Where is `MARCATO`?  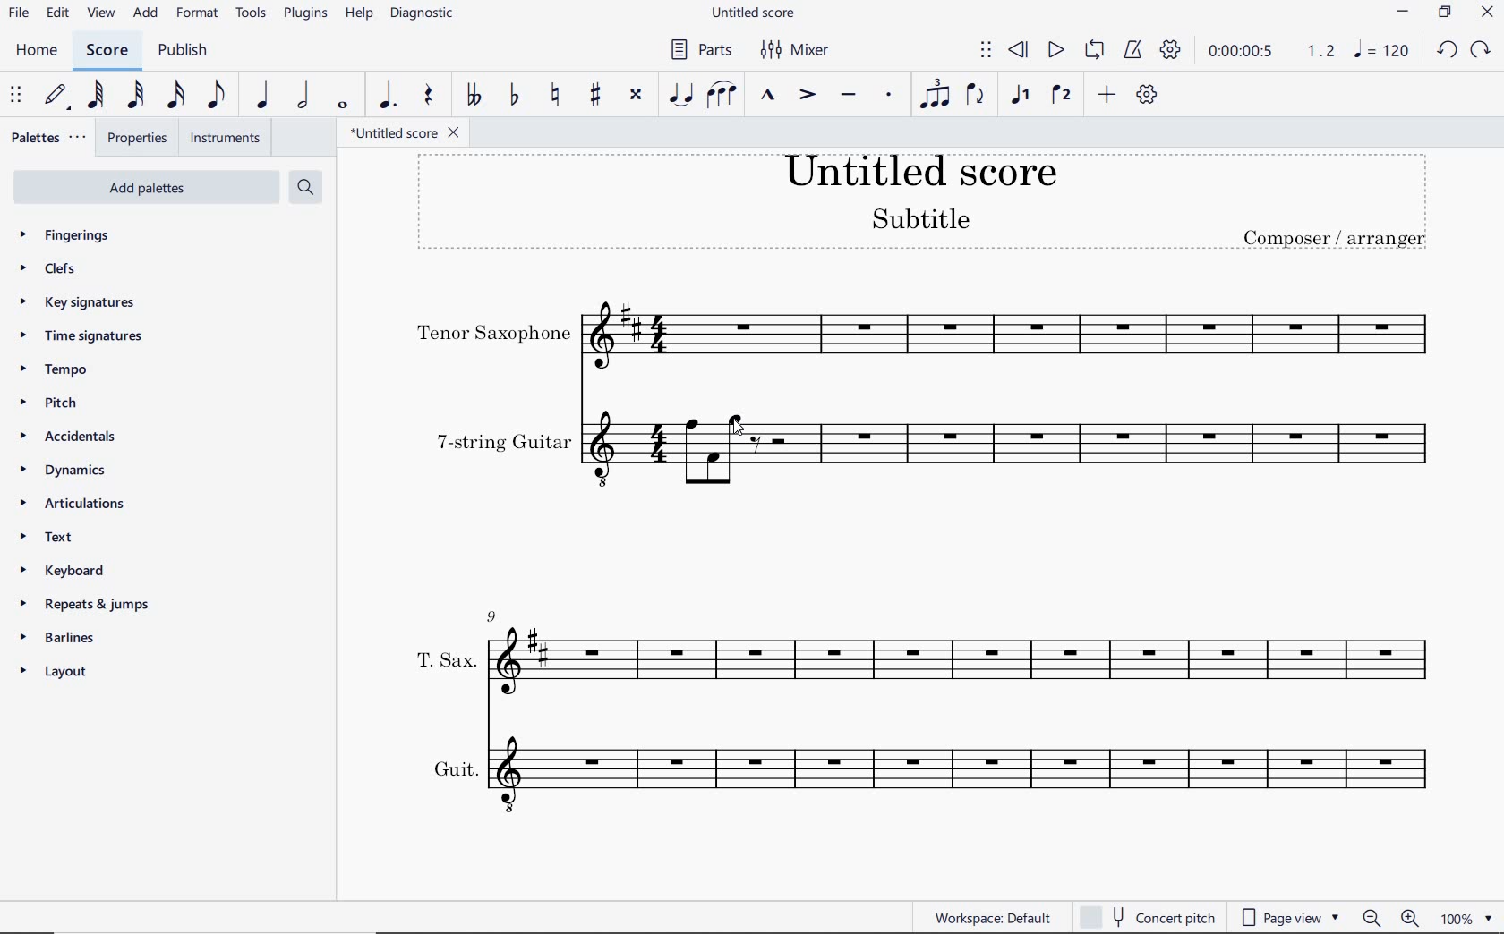 MARCATO is located at coordinates (767, 97).